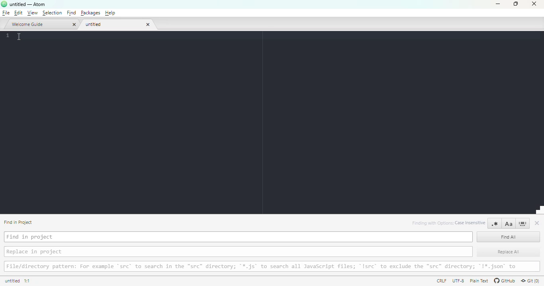  Describe the element at coordinates (32, 13) in the screenshot. I see `view` at that location.